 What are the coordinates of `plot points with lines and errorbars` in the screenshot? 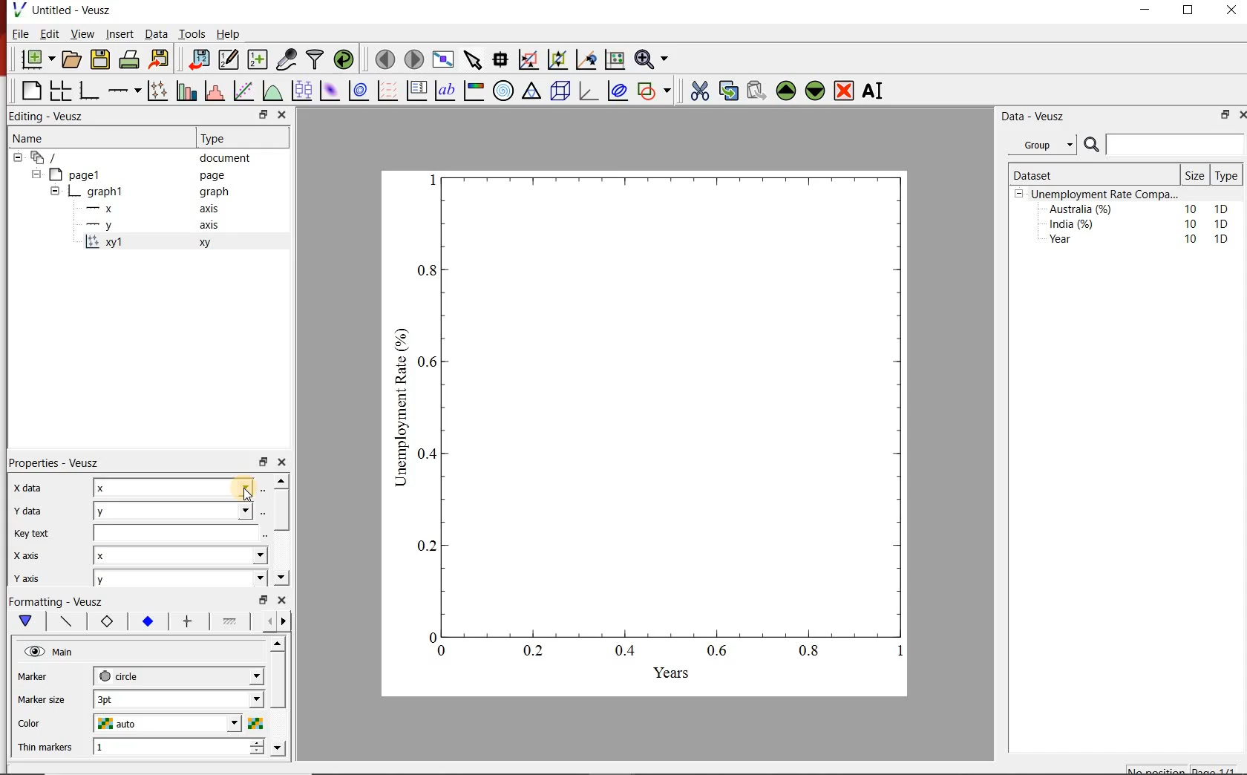 It's located at (157, 90).